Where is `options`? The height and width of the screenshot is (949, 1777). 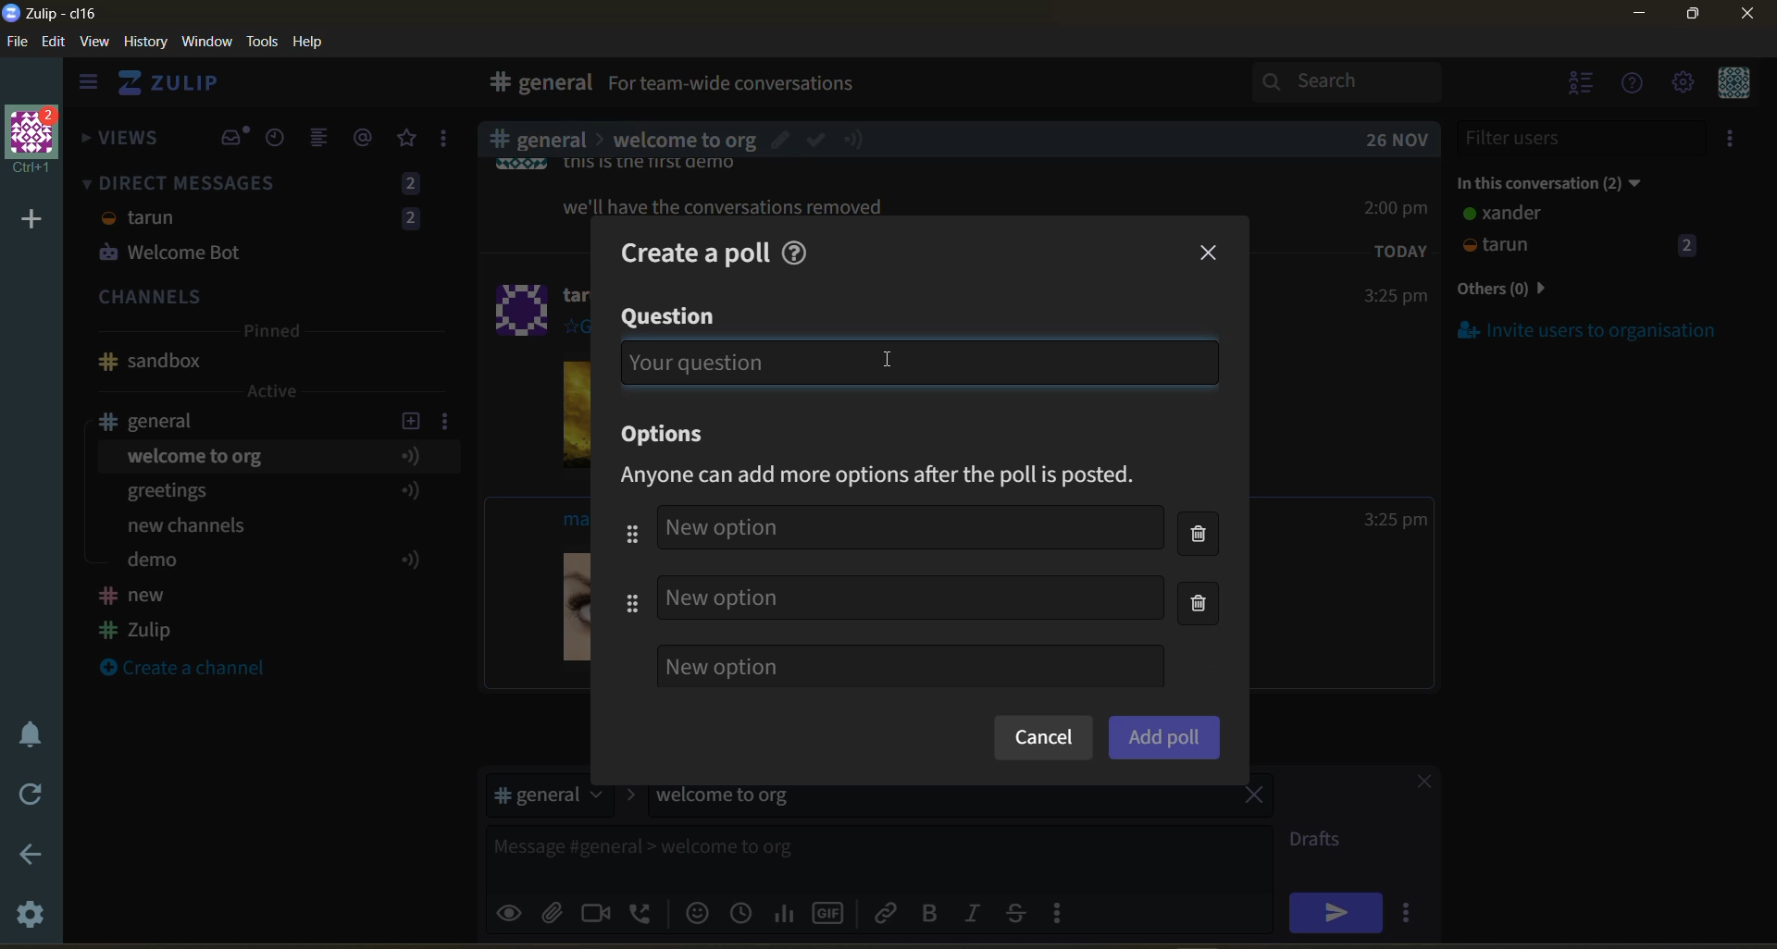 options is located at coordinates (670, 436).